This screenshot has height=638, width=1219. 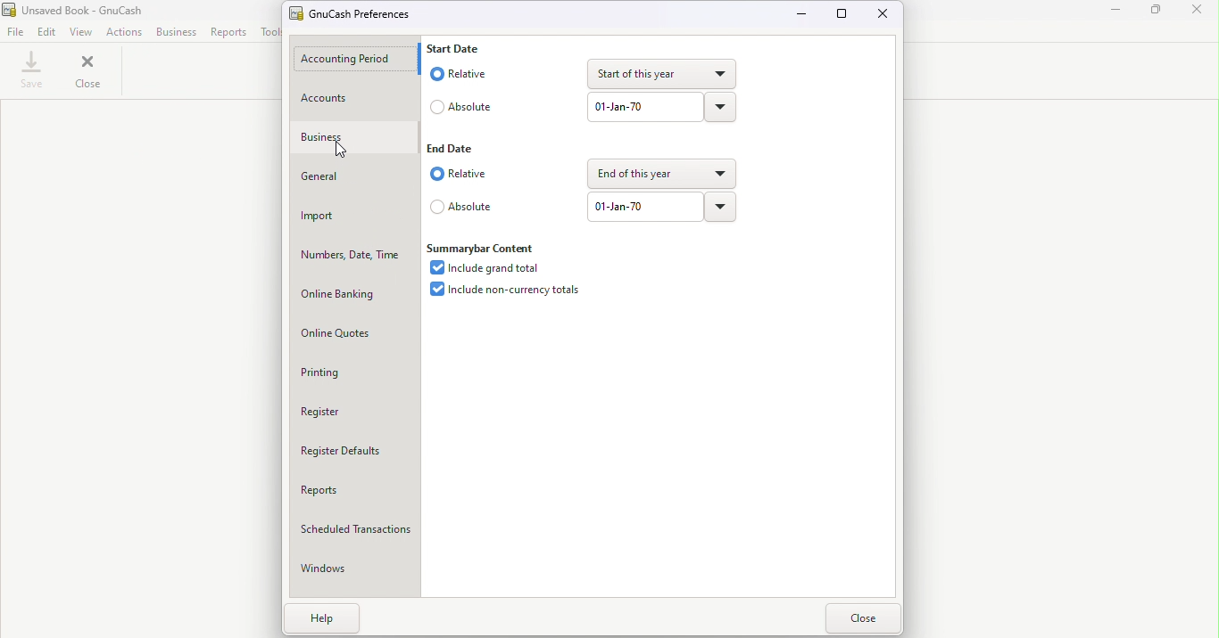 What do you see at coordinates (353, 293) in the screenshot?
I see `Online Banking` at bounding box center [353, 293].